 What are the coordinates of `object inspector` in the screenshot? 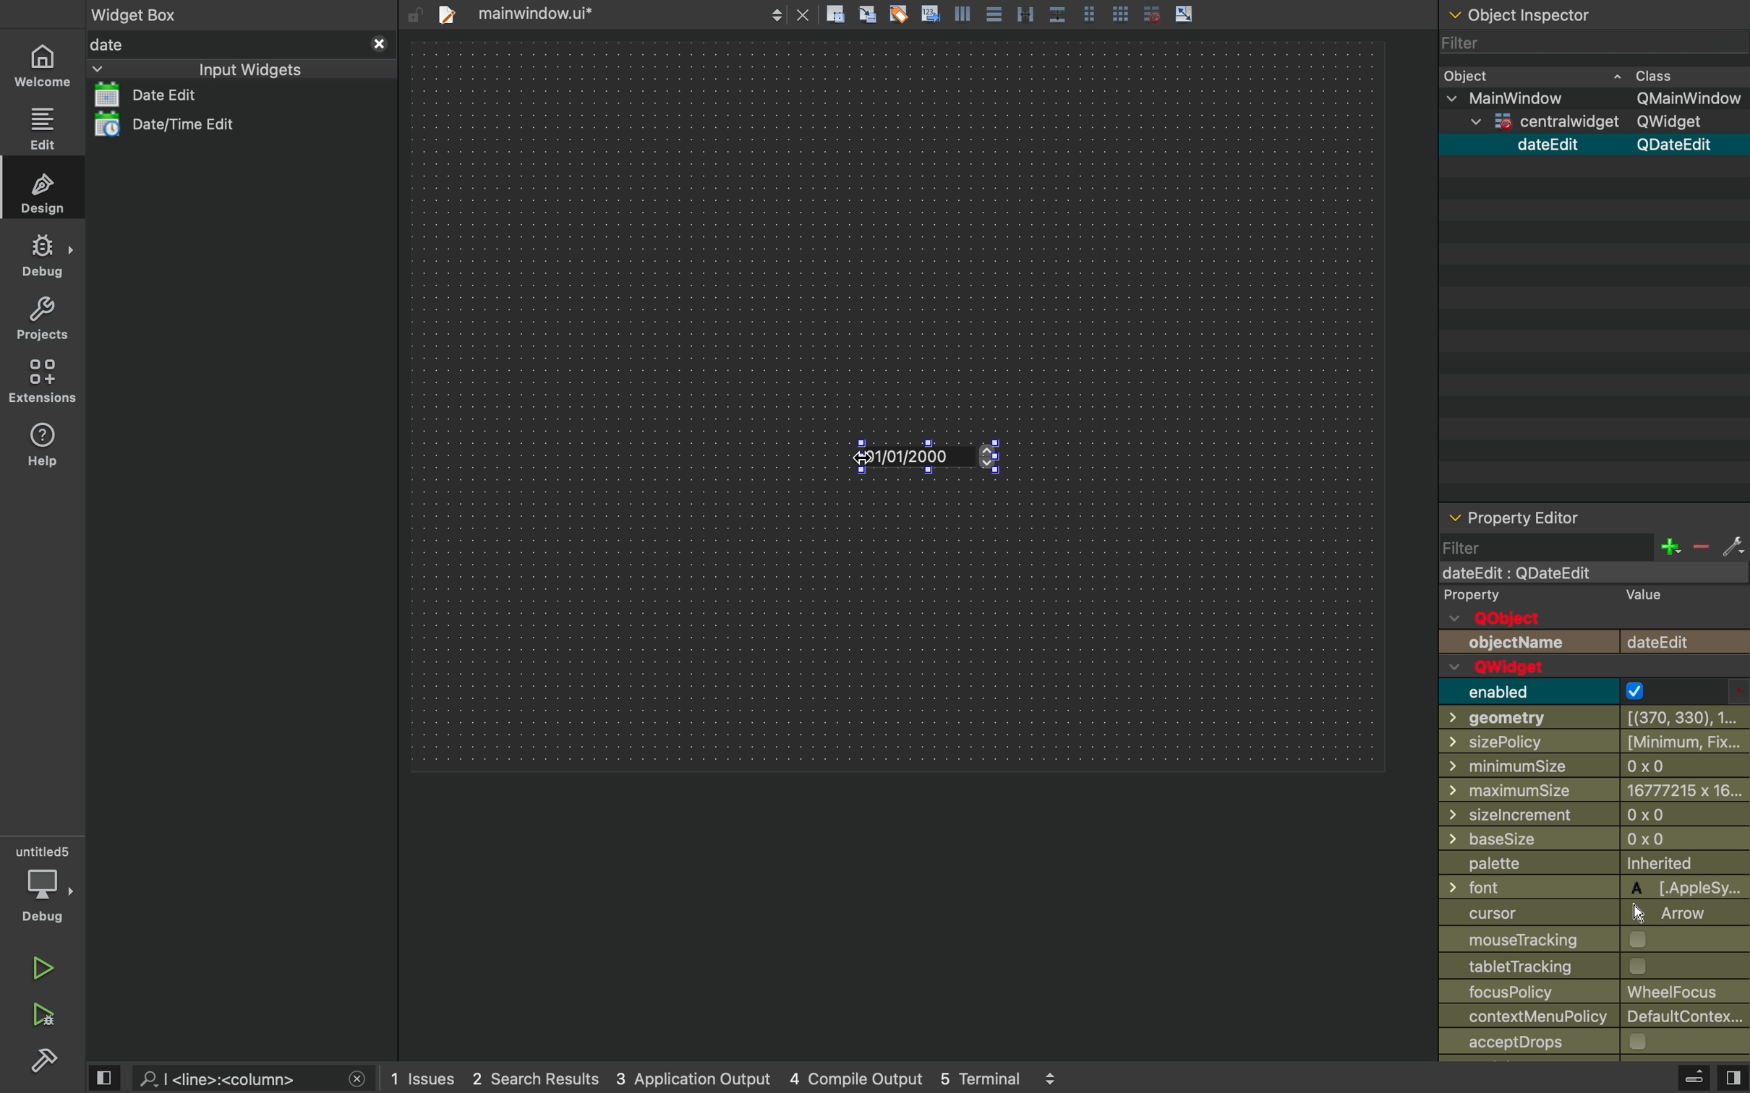 It's located at (1594, 15).